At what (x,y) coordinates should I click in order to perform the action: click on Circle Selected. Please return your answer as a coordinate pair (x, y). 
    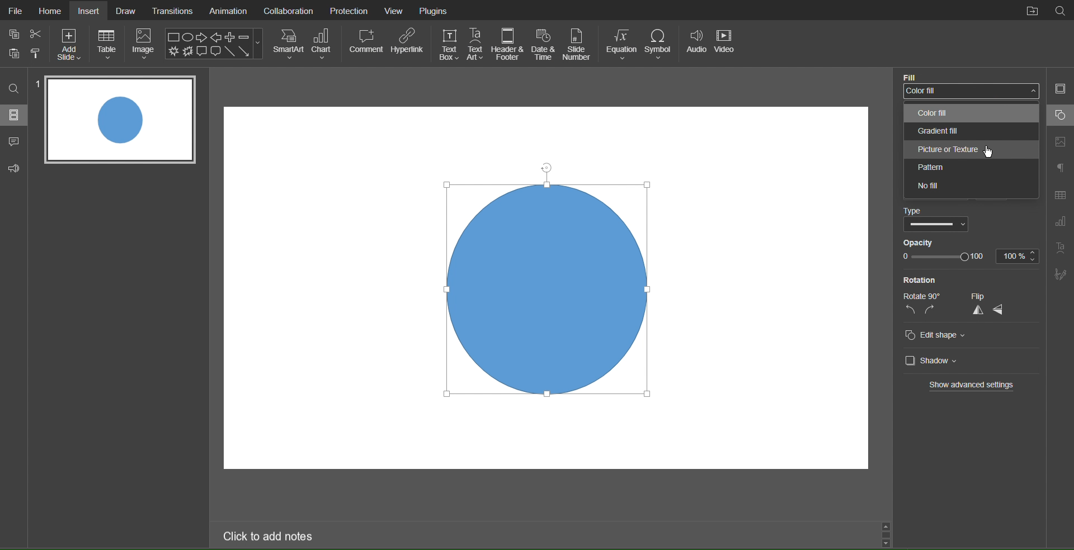
    Looking at the image, I should click on (541, 291).